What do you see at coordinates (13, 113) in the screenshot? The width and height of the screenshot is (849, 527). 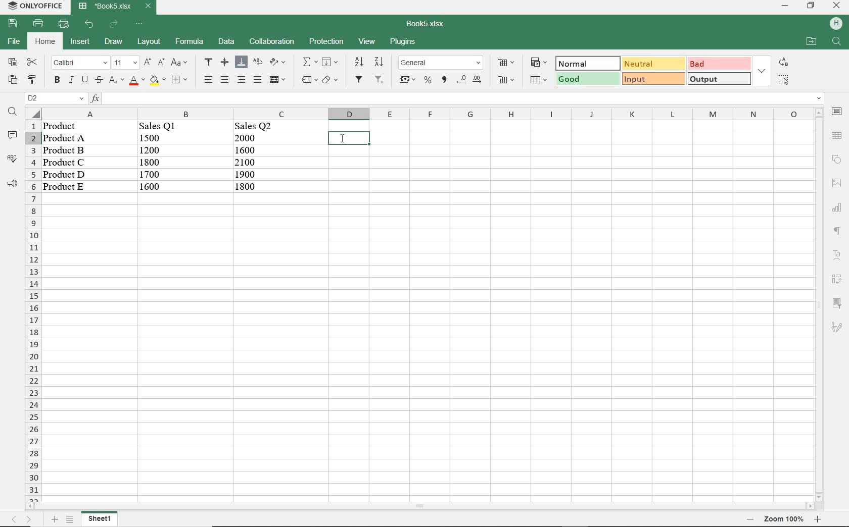 I see `find` at bounding box center [13, 113].